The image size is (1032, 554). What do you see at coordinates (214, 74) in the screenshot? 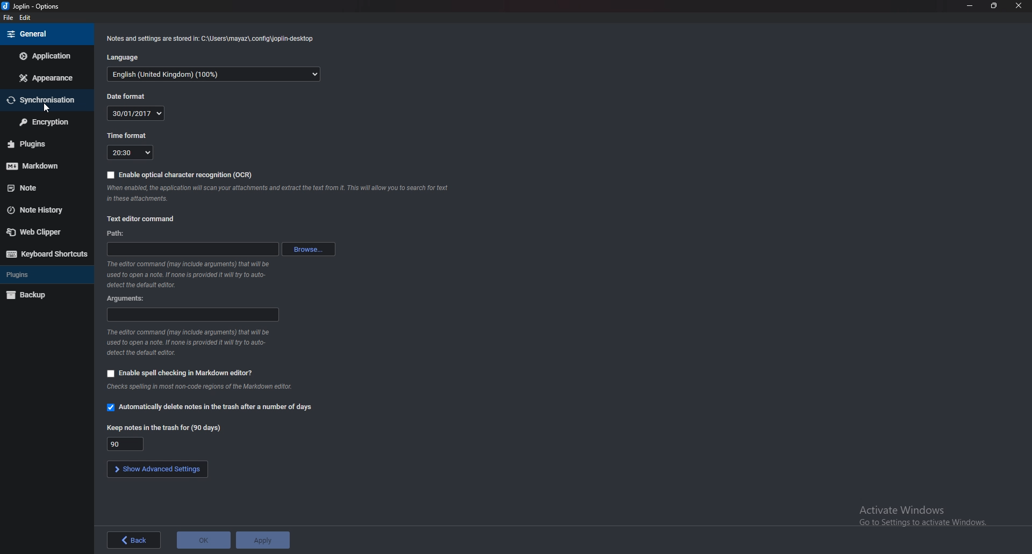
I see `language` at bounding box center [214, 74].